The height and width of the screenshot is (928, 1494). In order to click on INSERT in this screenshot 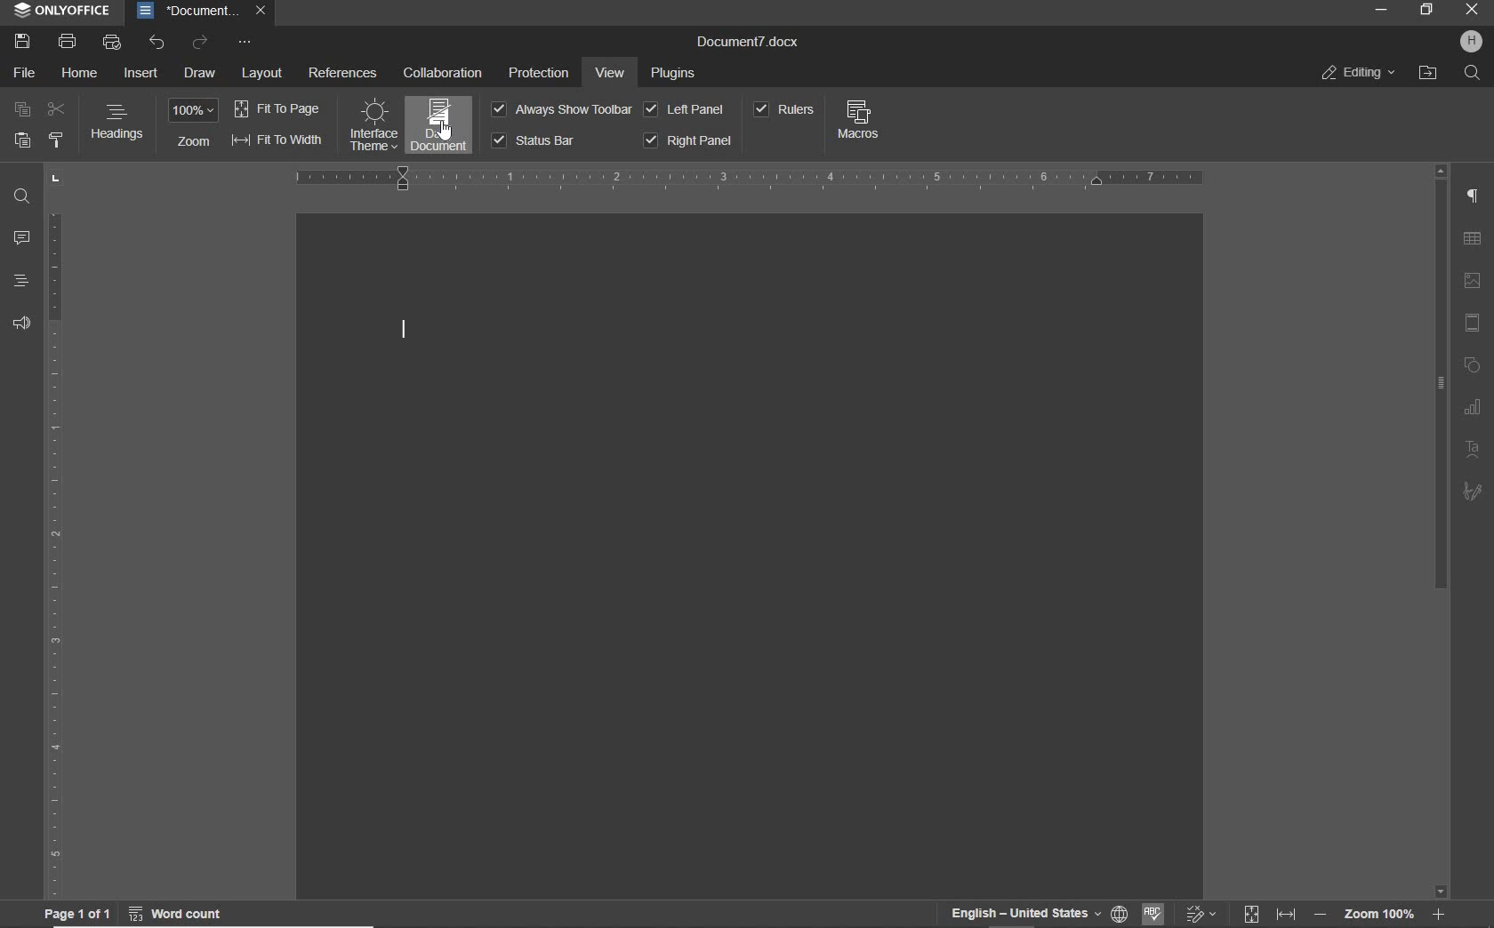, I will do `click(140, 75)`.